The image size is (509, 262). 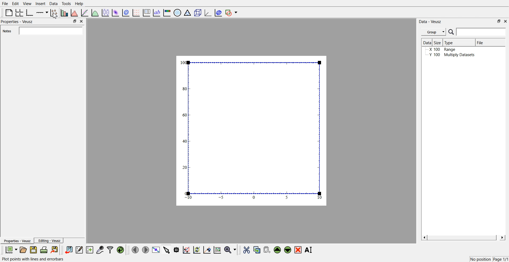 What do you see at coordinates (95, 12) in the screenshot?
I see `plot a function on a graph` at bounding box center [95, 12].